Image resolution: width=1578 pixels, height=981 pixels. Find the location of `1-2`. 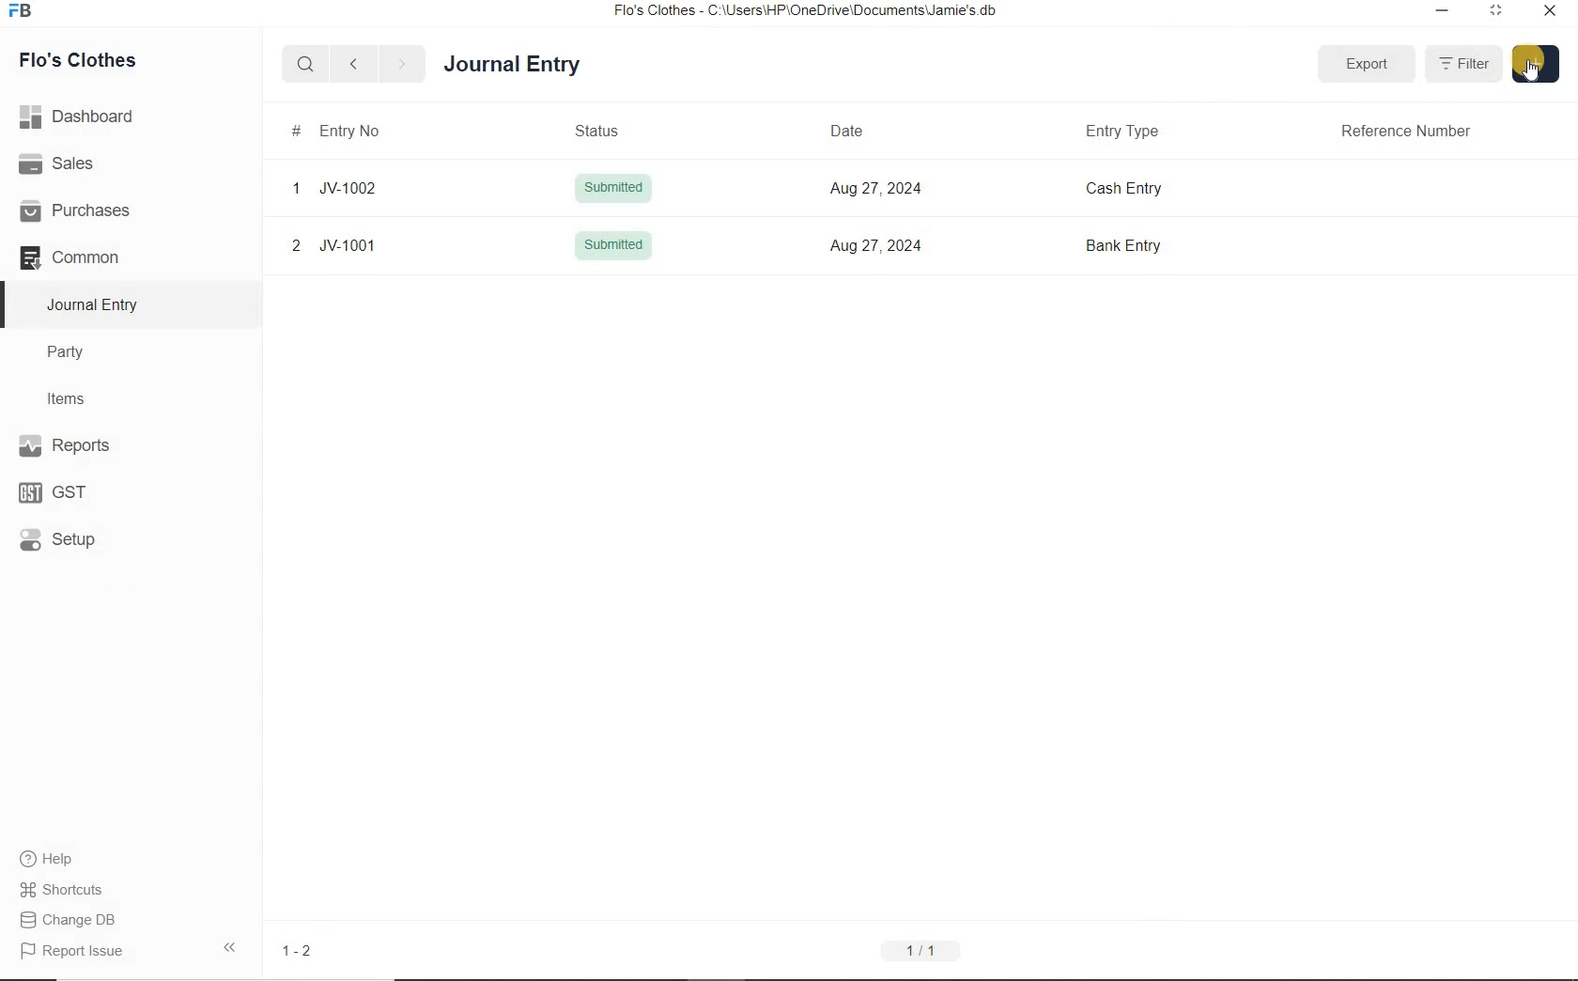

1-2 is located at coordinates (300, 950).